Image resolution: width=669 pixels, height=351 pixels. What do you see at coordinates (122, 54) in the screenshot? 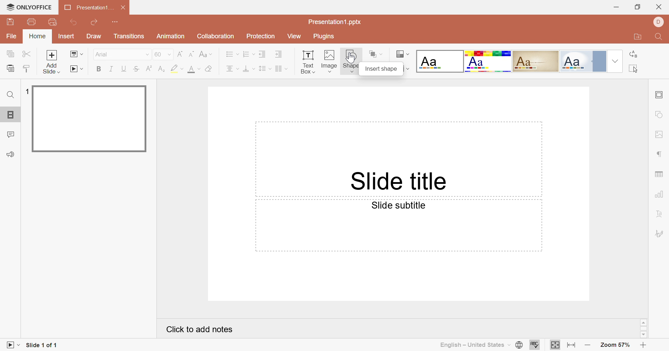
I see `Font` at bounding box center [122, 54].